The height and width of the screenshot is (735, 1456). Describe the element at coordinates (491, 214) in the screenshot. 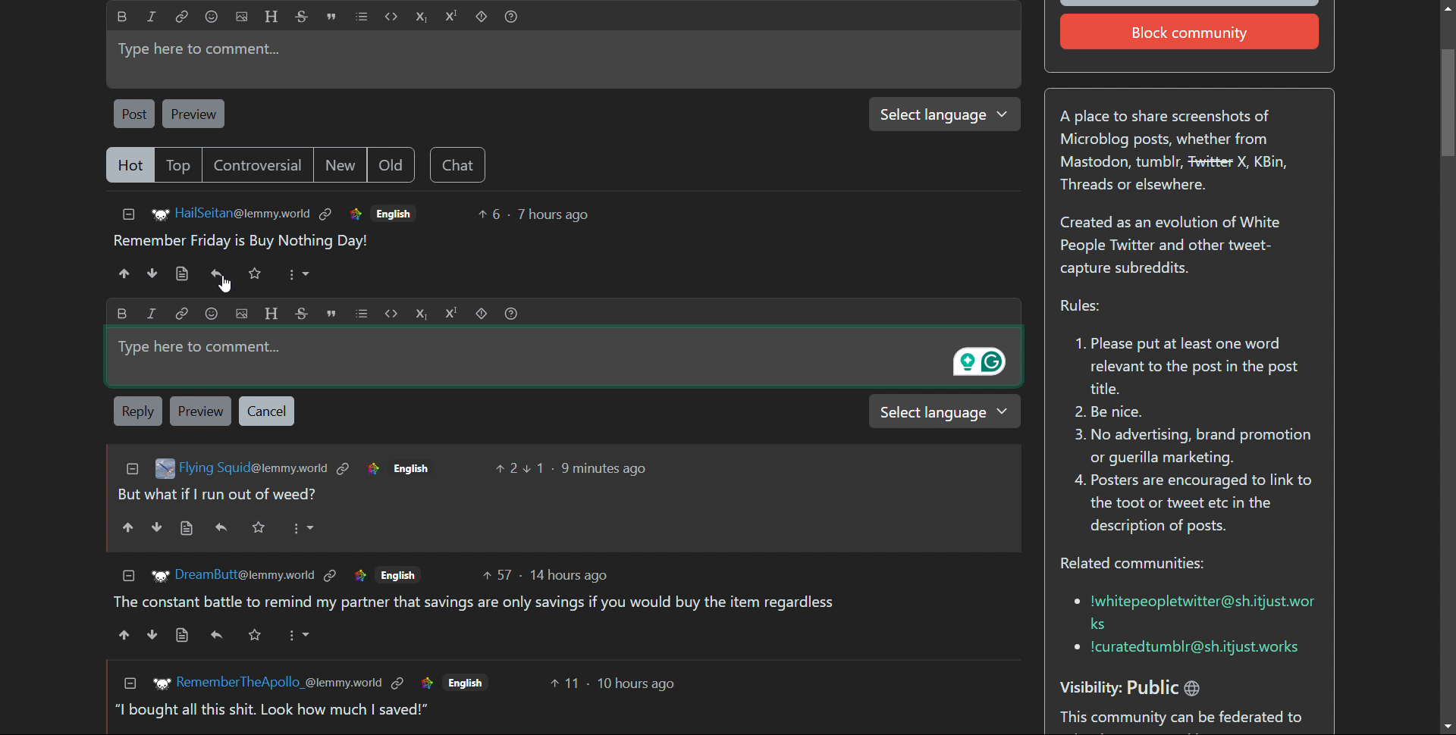

I see `number of upvotes` at that location.